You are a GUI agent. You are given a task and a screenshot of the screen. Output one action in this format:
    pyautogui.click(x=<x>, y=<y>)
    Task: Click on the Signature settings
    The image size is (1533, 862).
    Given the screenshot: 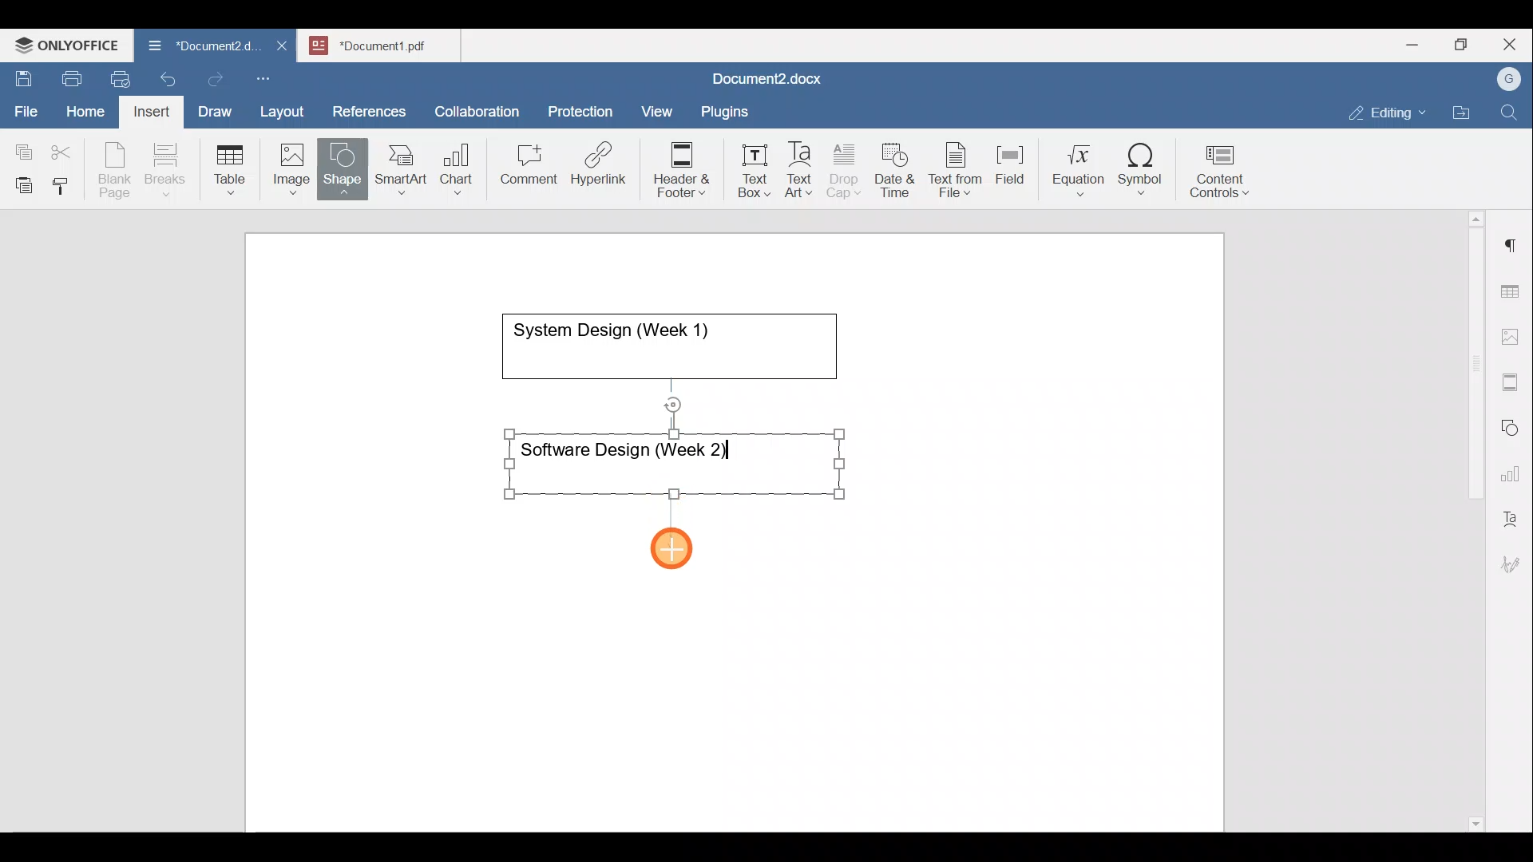 What is the action you would take?
    pyautogui.click(x=1515, y=559)
    